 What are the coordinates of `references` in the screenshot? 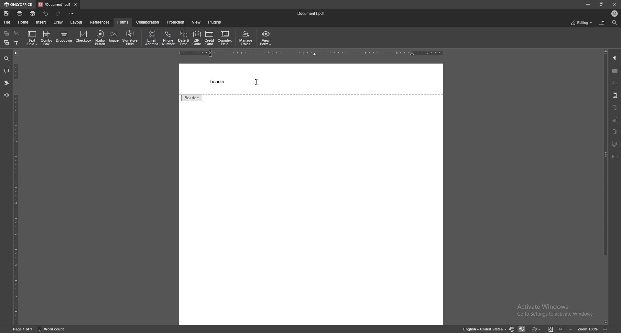 It's located at (100, 22).